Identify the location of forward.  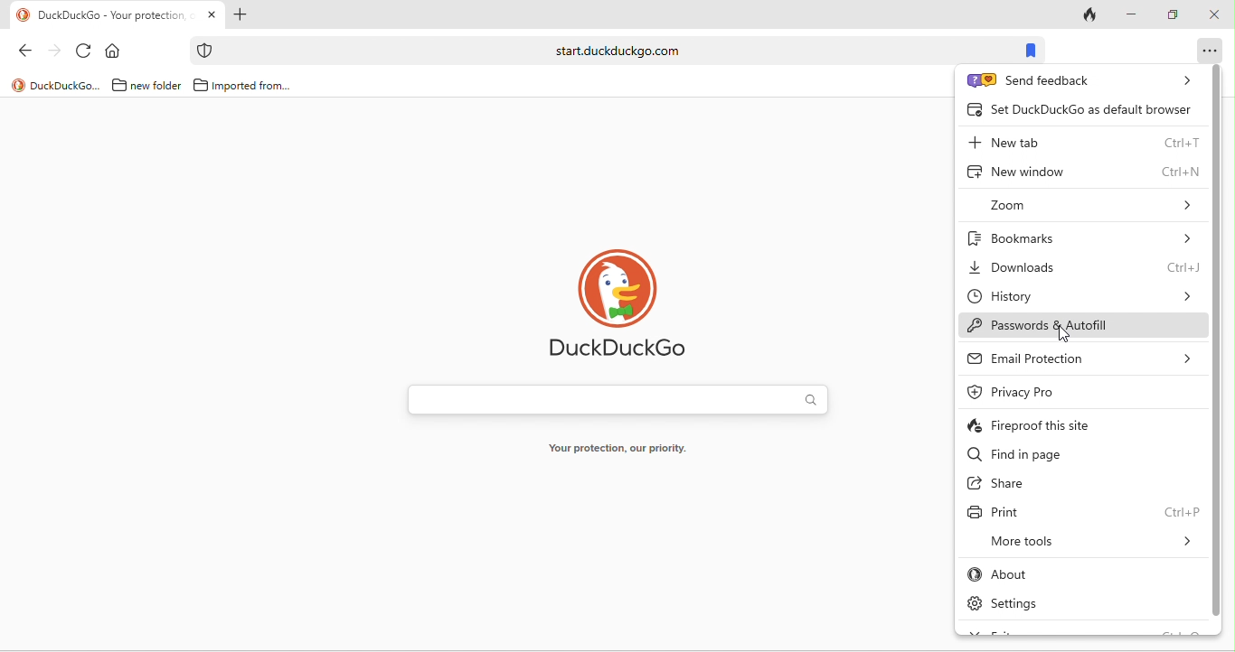
(56, 54).